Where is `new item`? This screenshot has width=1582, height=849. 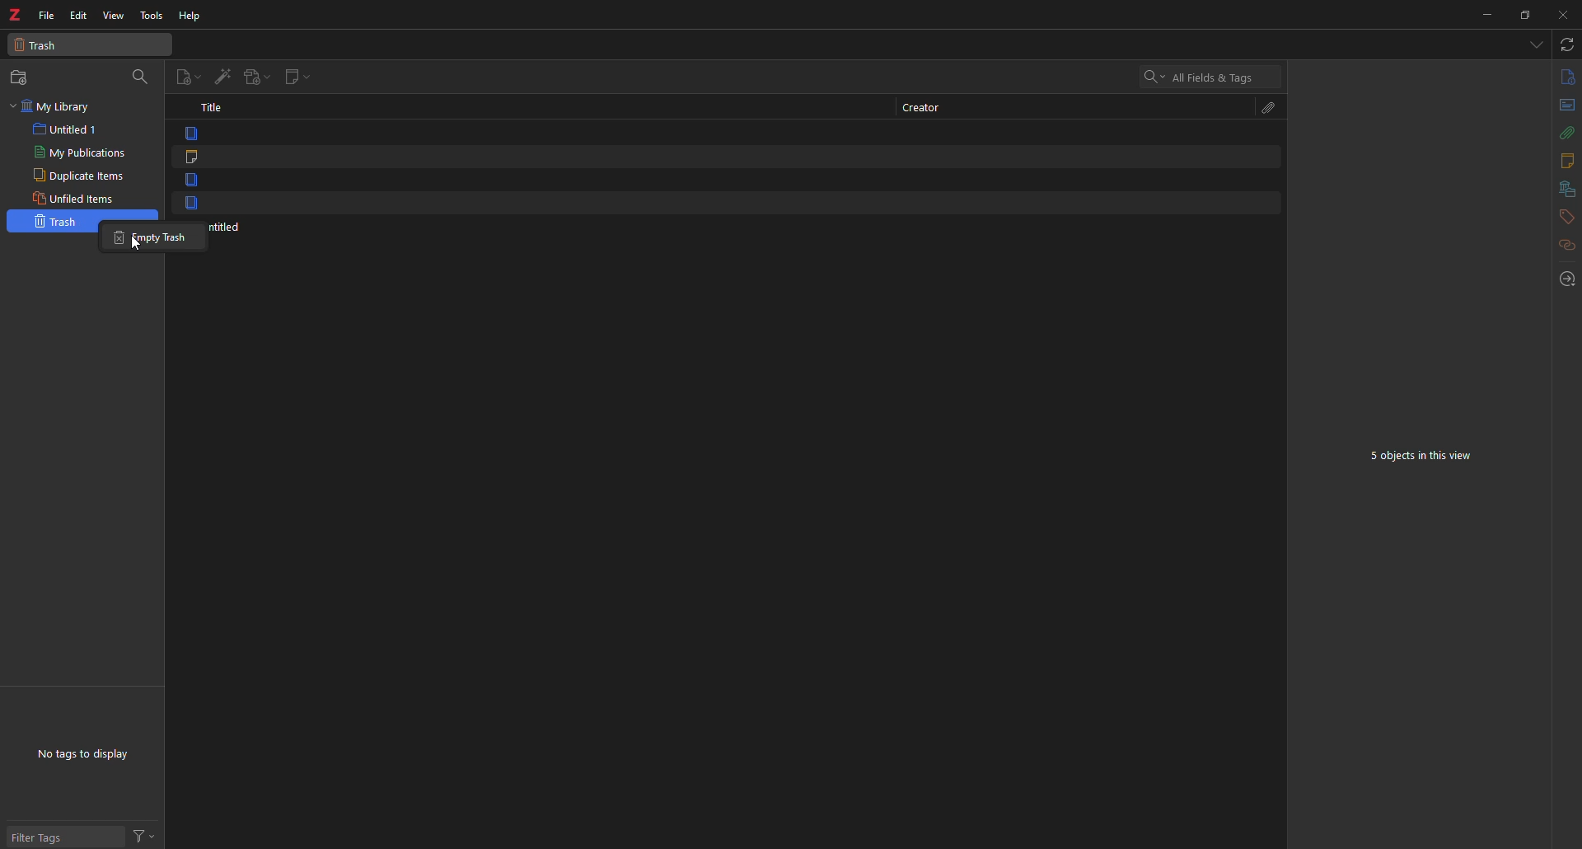
new item is located at coordinates (189, 75).